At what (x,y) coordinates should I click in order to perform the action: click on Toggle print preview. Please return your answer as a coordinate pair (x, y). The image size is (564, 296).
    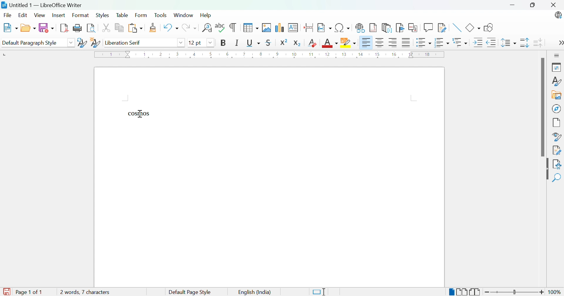
    Looking at the image, I should click on (91, 28).